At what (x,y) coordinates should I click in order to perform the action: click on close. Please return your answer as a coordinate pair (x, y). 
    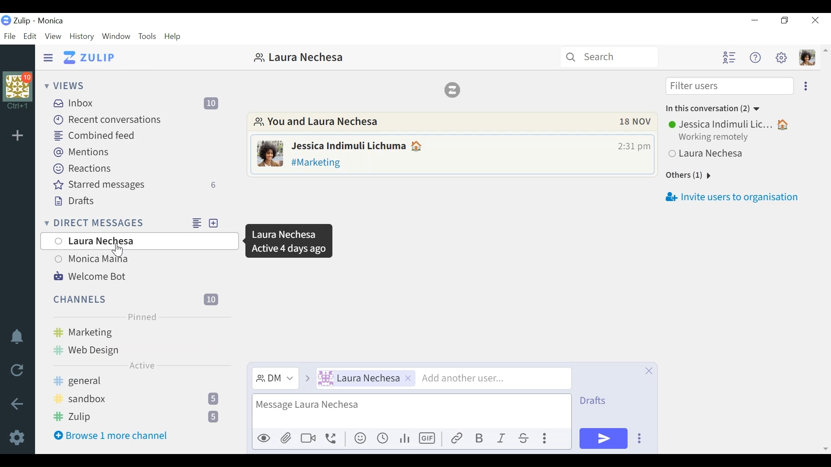
    Looking at the image, I should click on (648, 371).